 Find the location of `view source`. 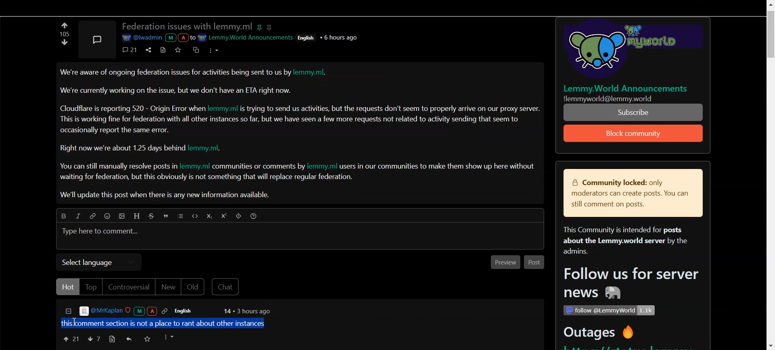

view source is located at coordinates (163, 50).